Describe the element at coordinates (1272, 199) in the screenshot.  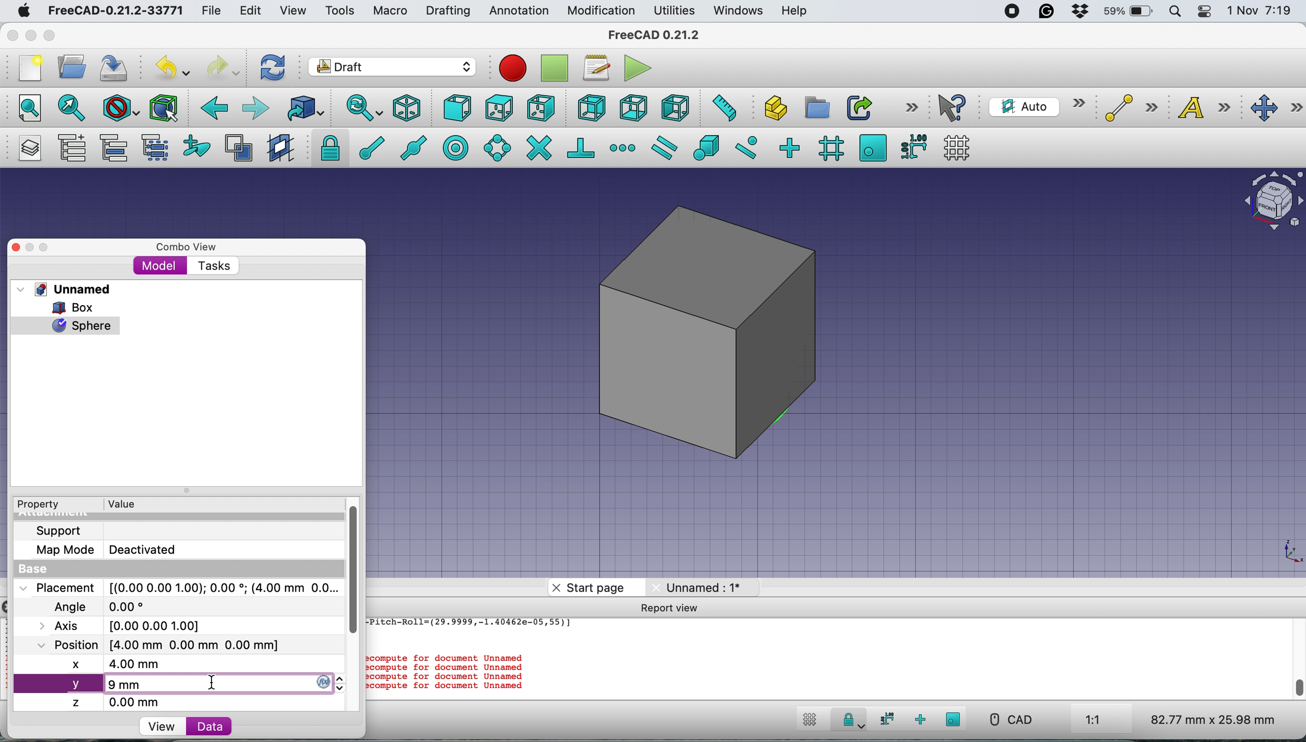
I see `object intersection` at that location.